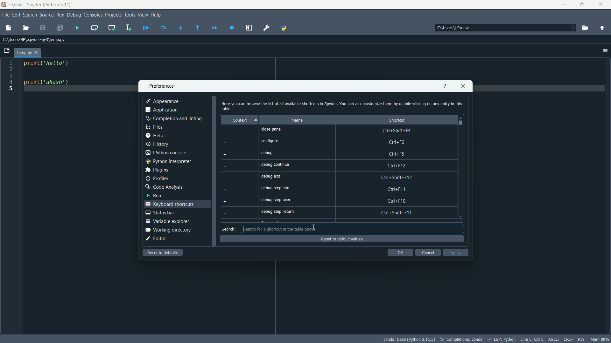  What do you see at coordinates (600, 339) in the screenshot?
I see `Mem 88%` at bounding box center [600, 339].